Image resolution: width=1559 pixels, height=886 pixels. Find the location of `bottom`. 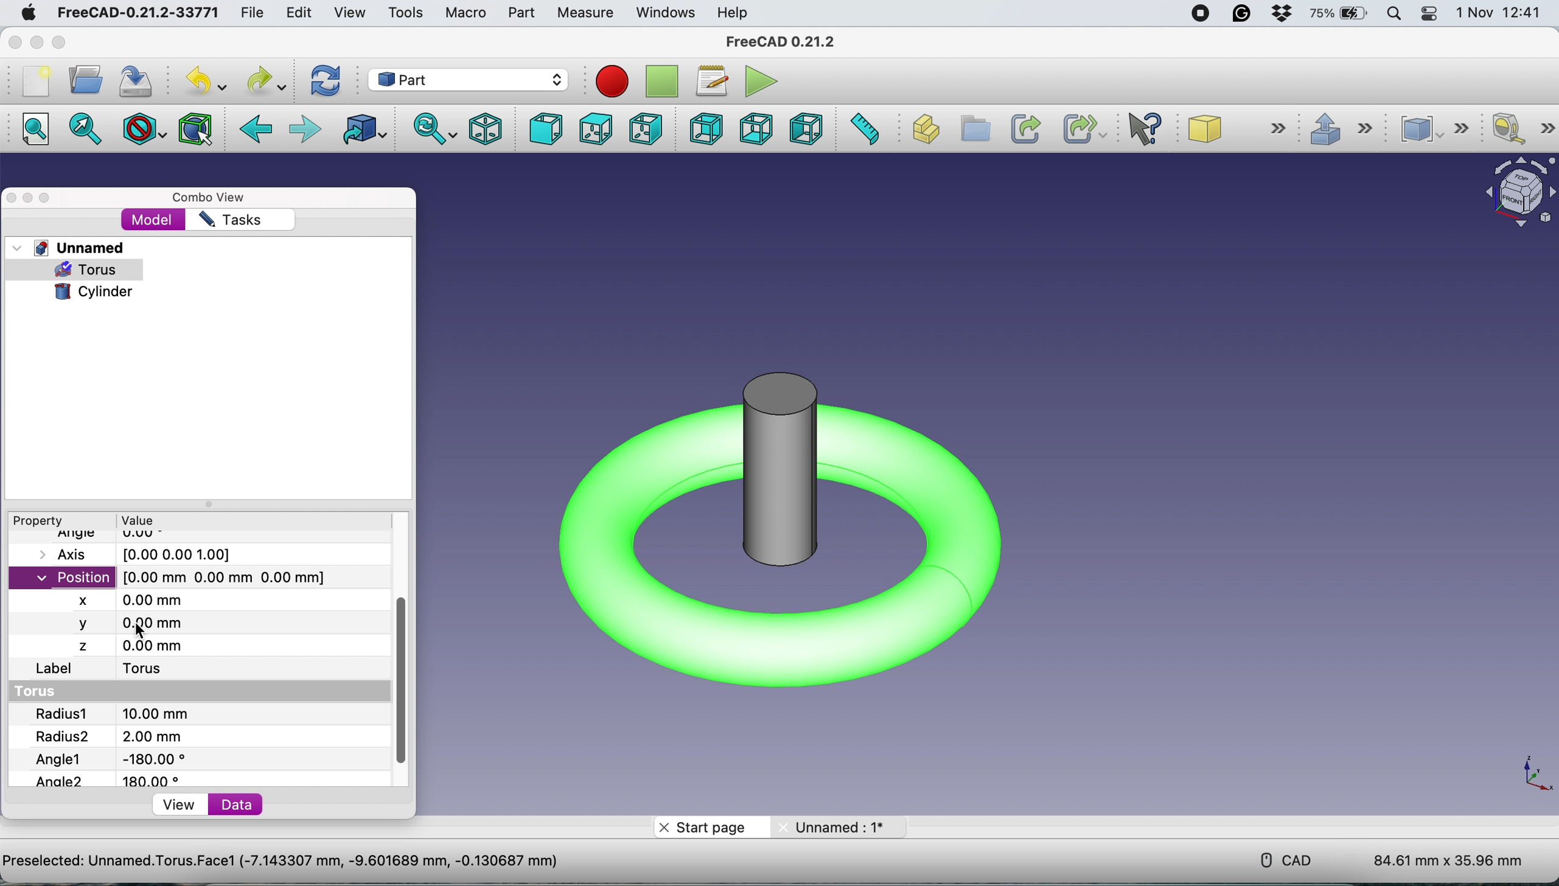

bottom is located at coordinates (761, 128).